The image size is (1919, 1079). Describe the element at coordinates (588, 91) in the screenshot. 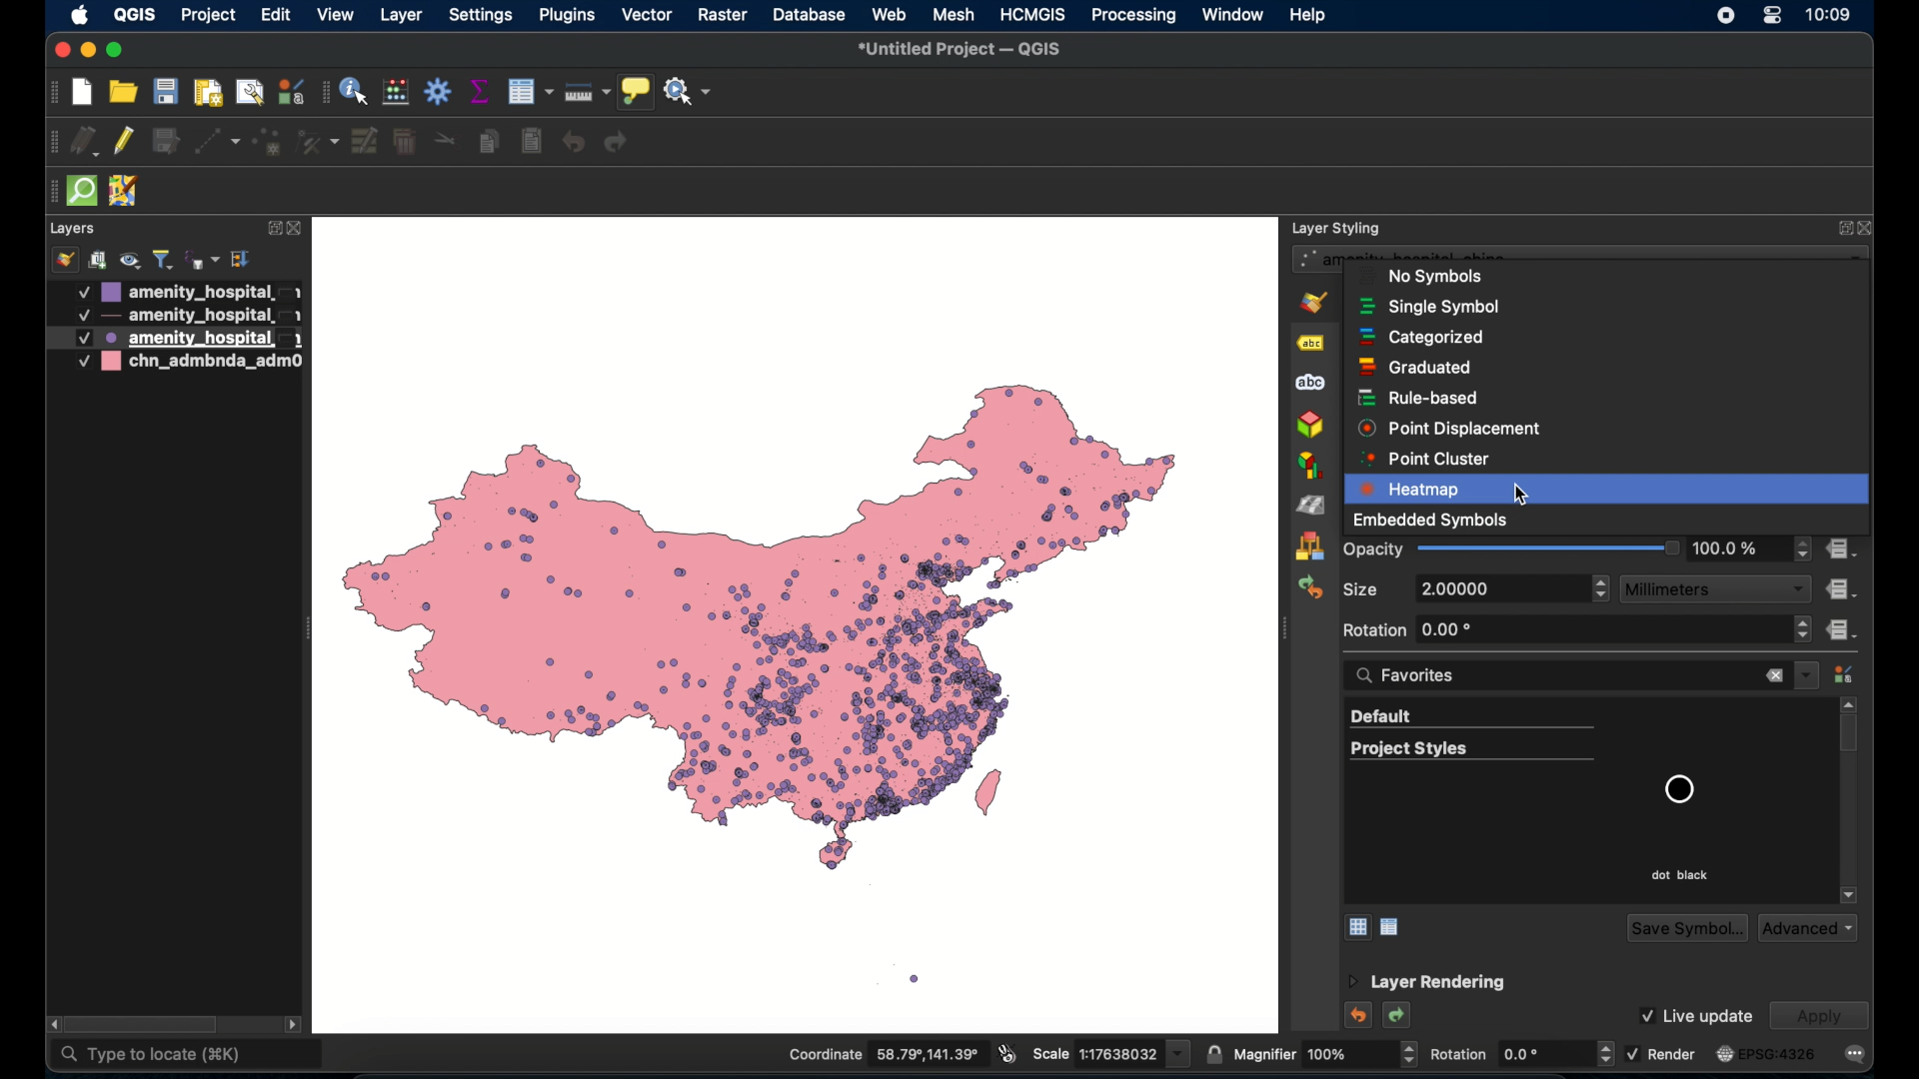

I see `measure line` at that location.